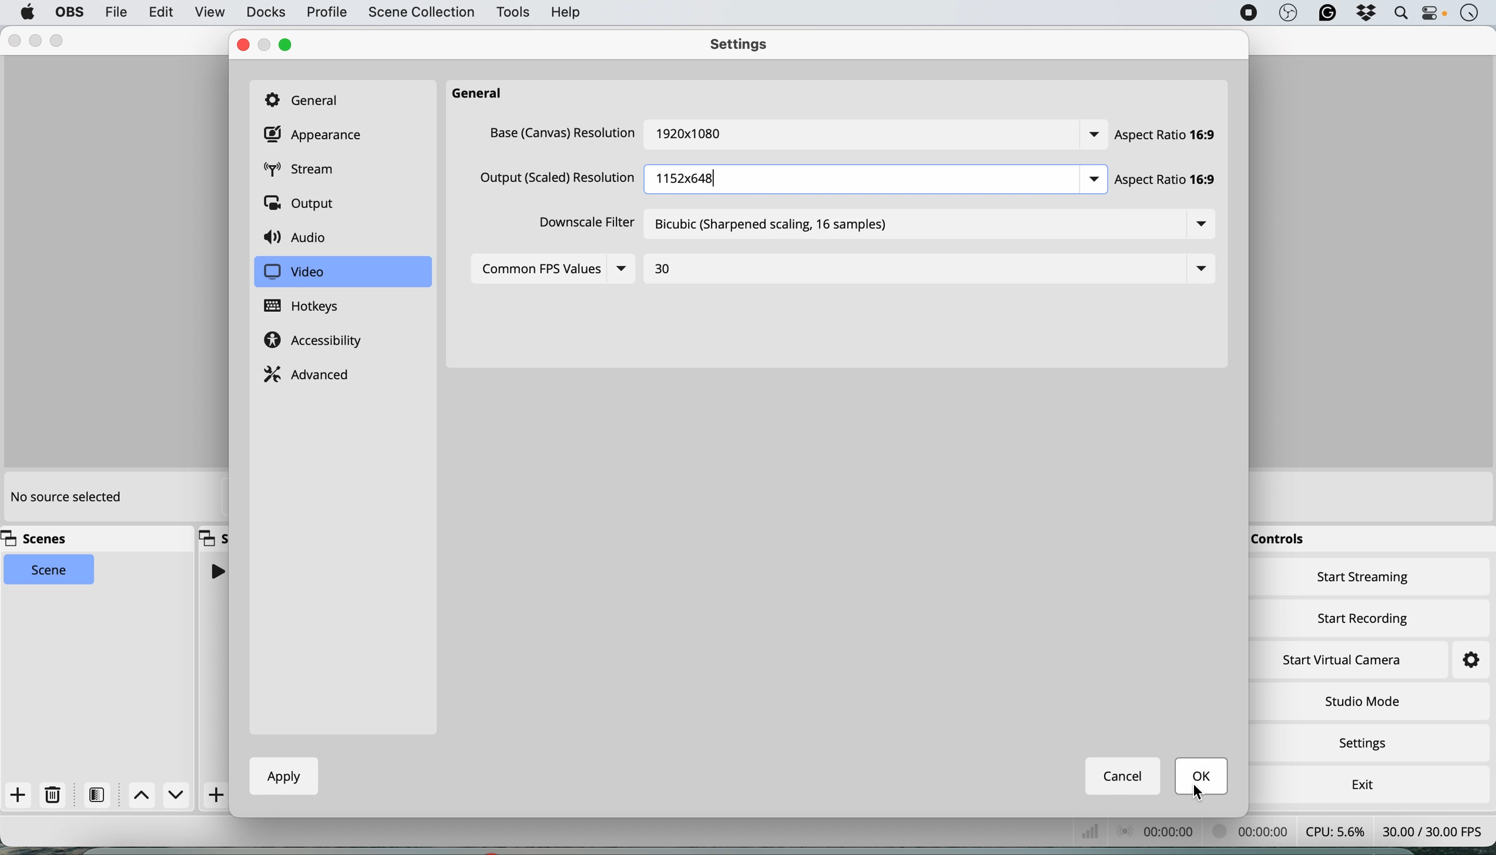  I want to click on view, so click(210, 14).